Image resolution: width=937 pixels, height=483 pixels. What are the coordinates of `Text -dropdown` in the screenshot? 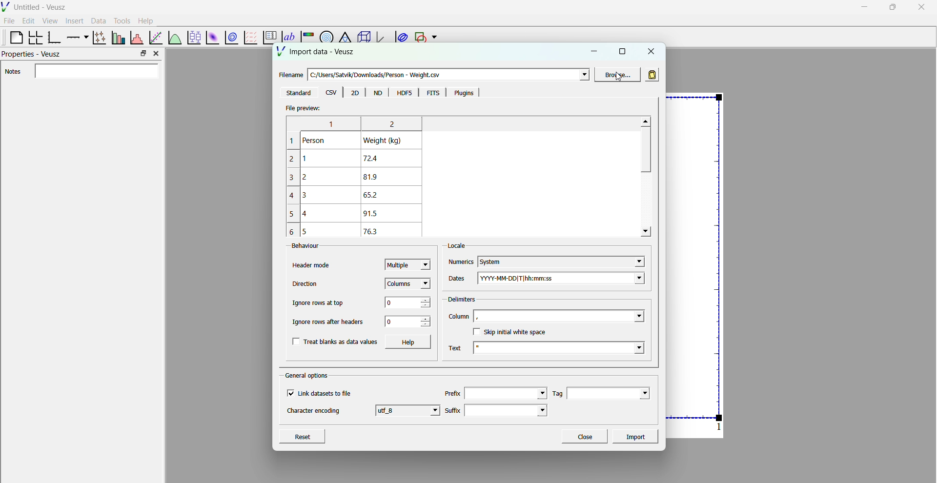 It's located at (568, 350).